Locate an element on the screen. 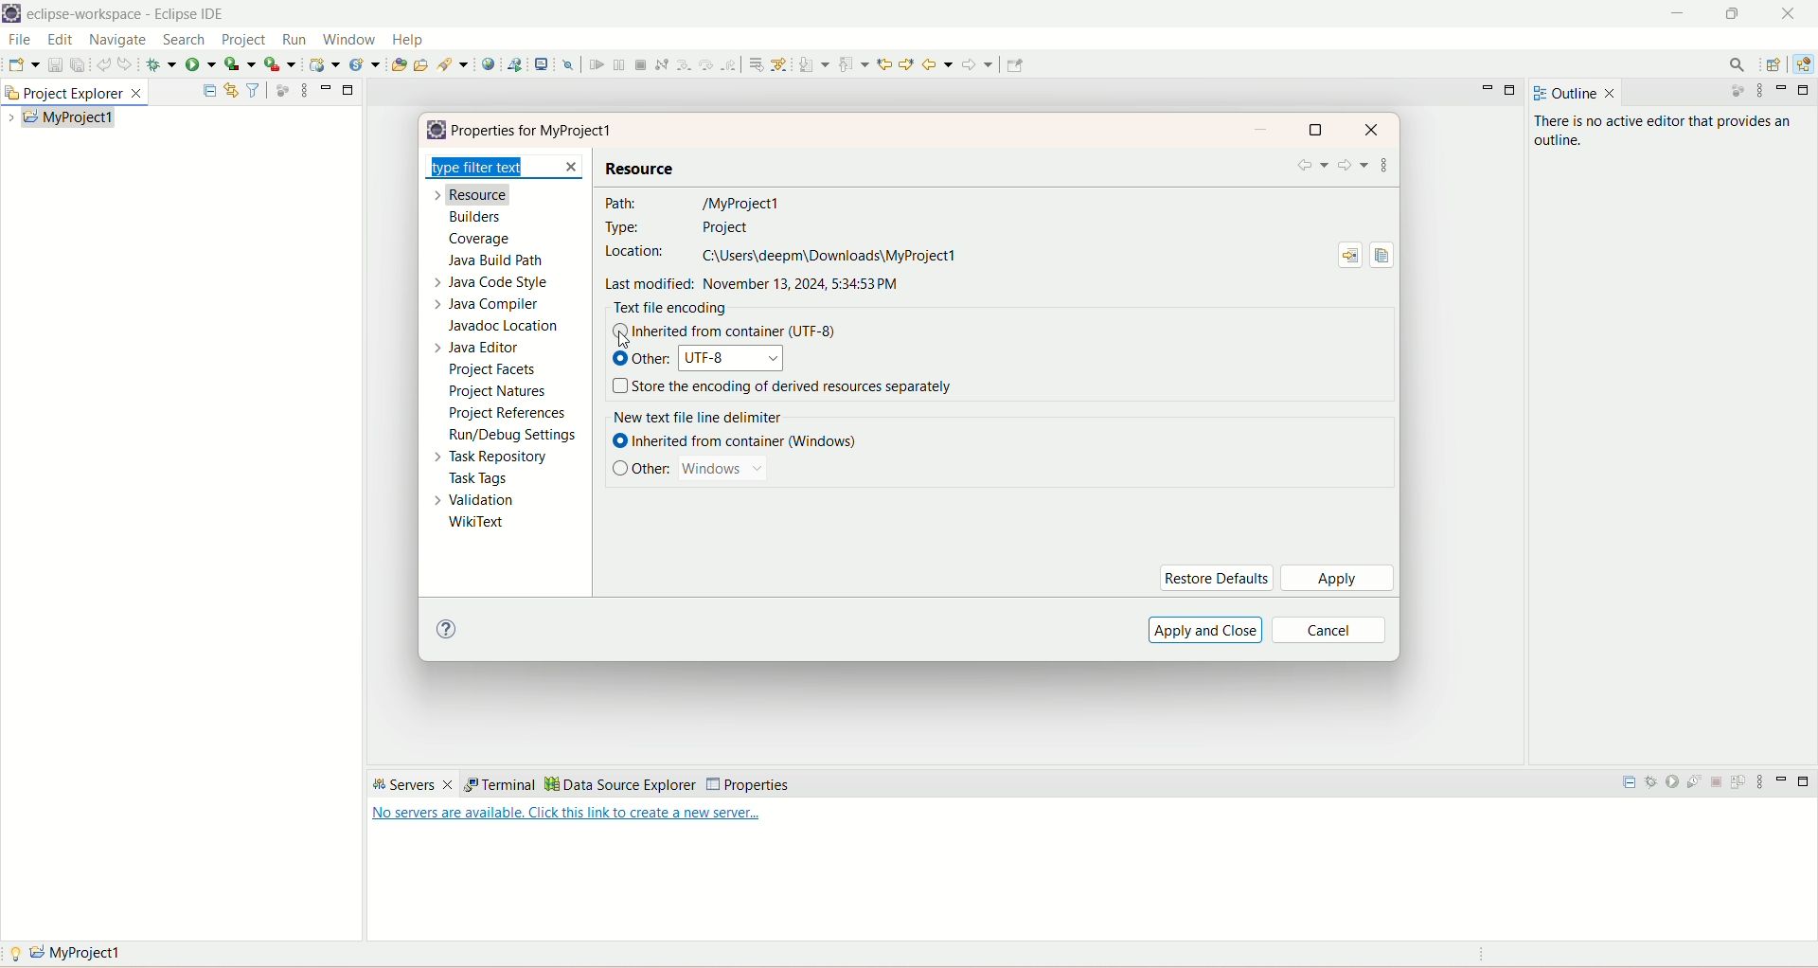 The image size is (1818, 968). task repository is located at coordinates (490, 458).